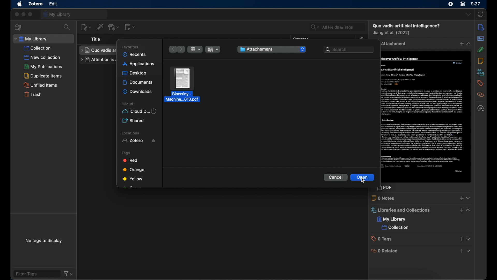  I want to click on trash, so click(33, 95).